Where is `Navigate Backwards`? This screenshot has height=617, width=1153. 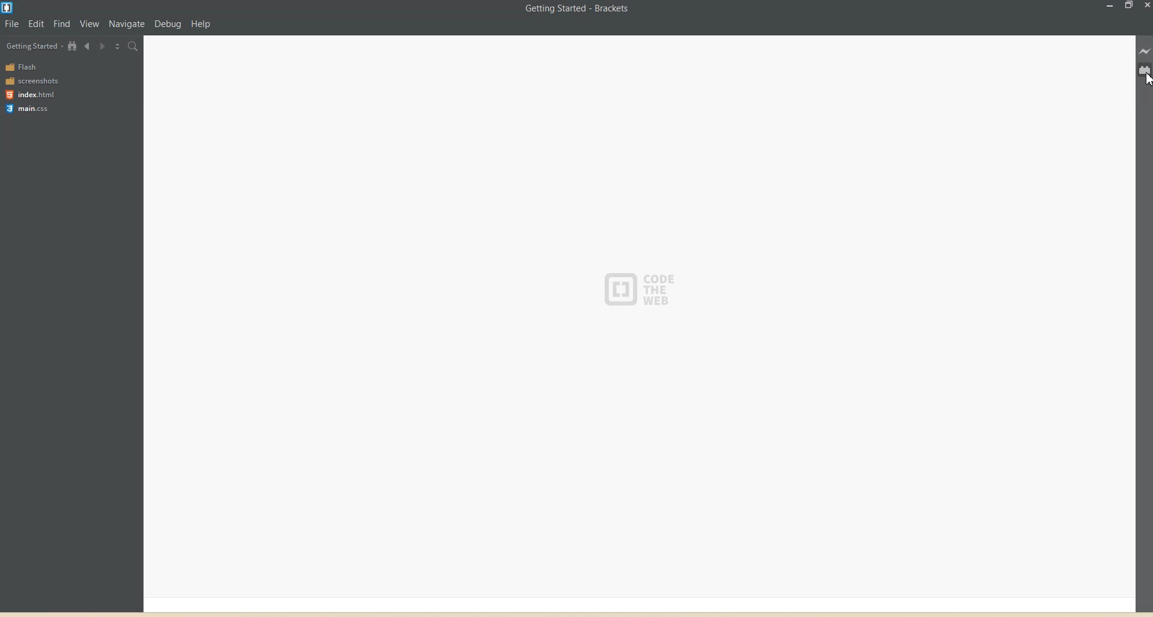
Navigate Backwards is located at coordinates (88, 45).